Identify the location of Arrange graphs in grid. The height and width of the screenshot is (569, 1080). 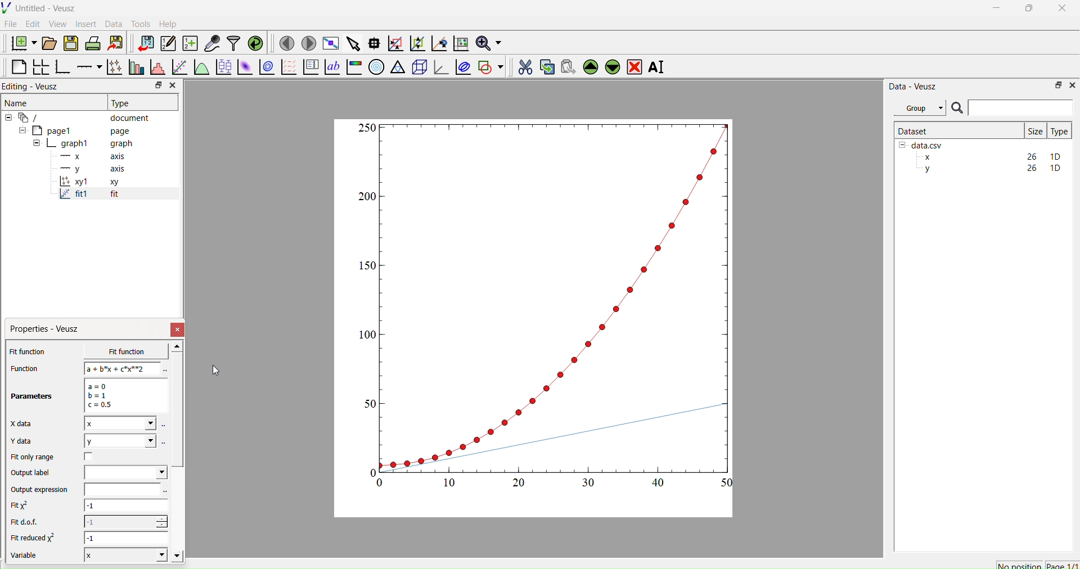
(40, 68).